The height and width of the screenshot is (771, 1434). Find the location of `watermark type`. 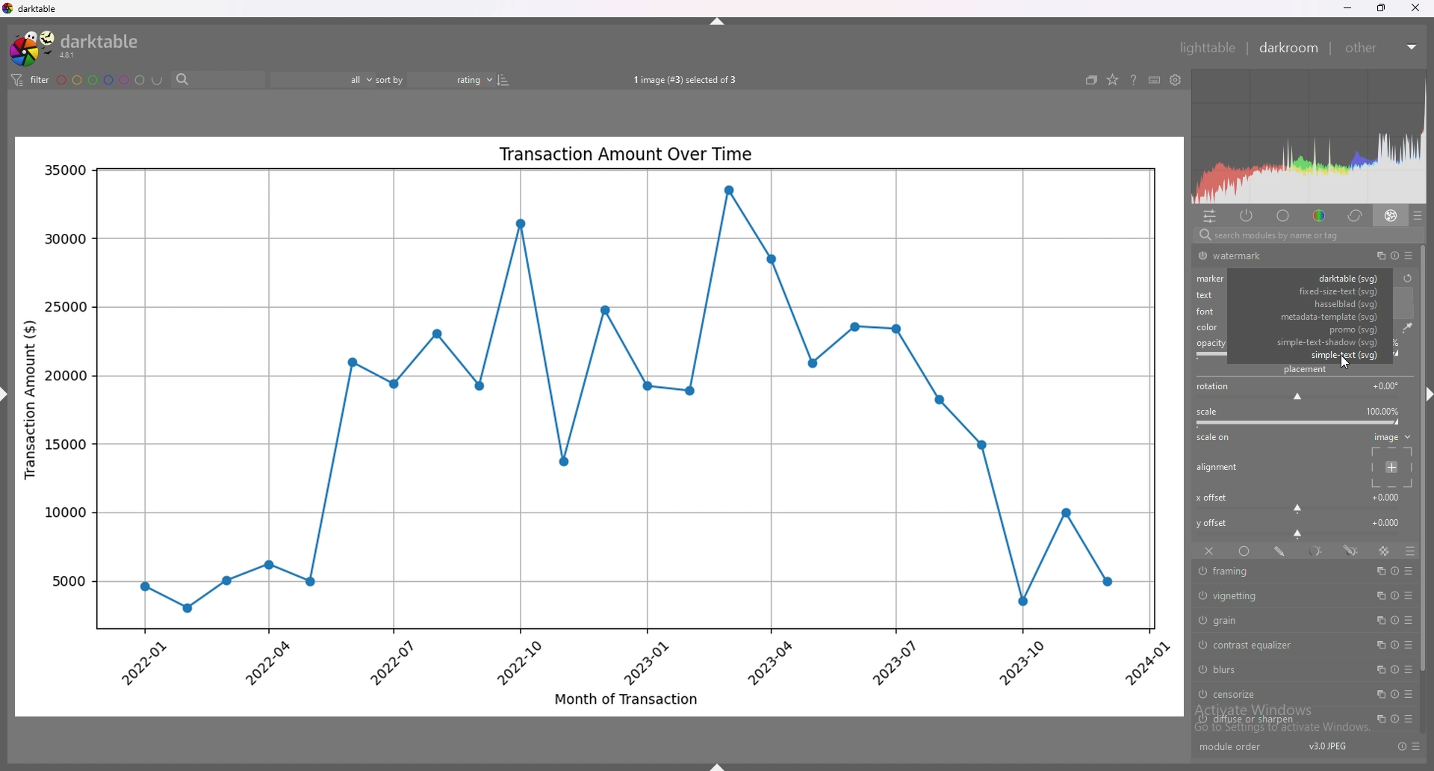

watermark type is located at coordinates (1355, 279).